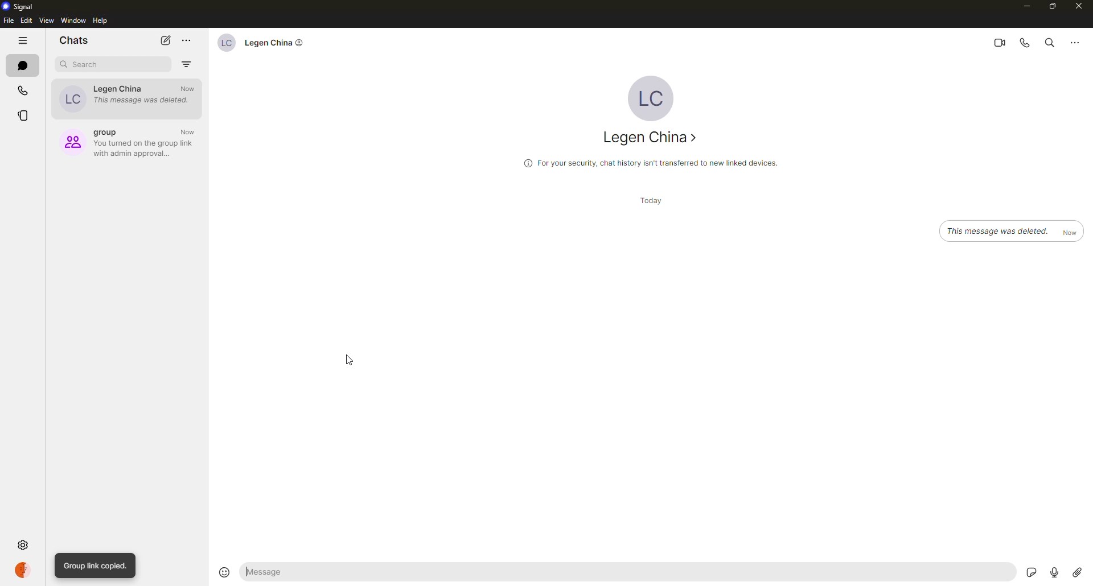 Image resolution: width=1093 pixels, height=586 pixels. I want to click on edit, so click(26, 20).